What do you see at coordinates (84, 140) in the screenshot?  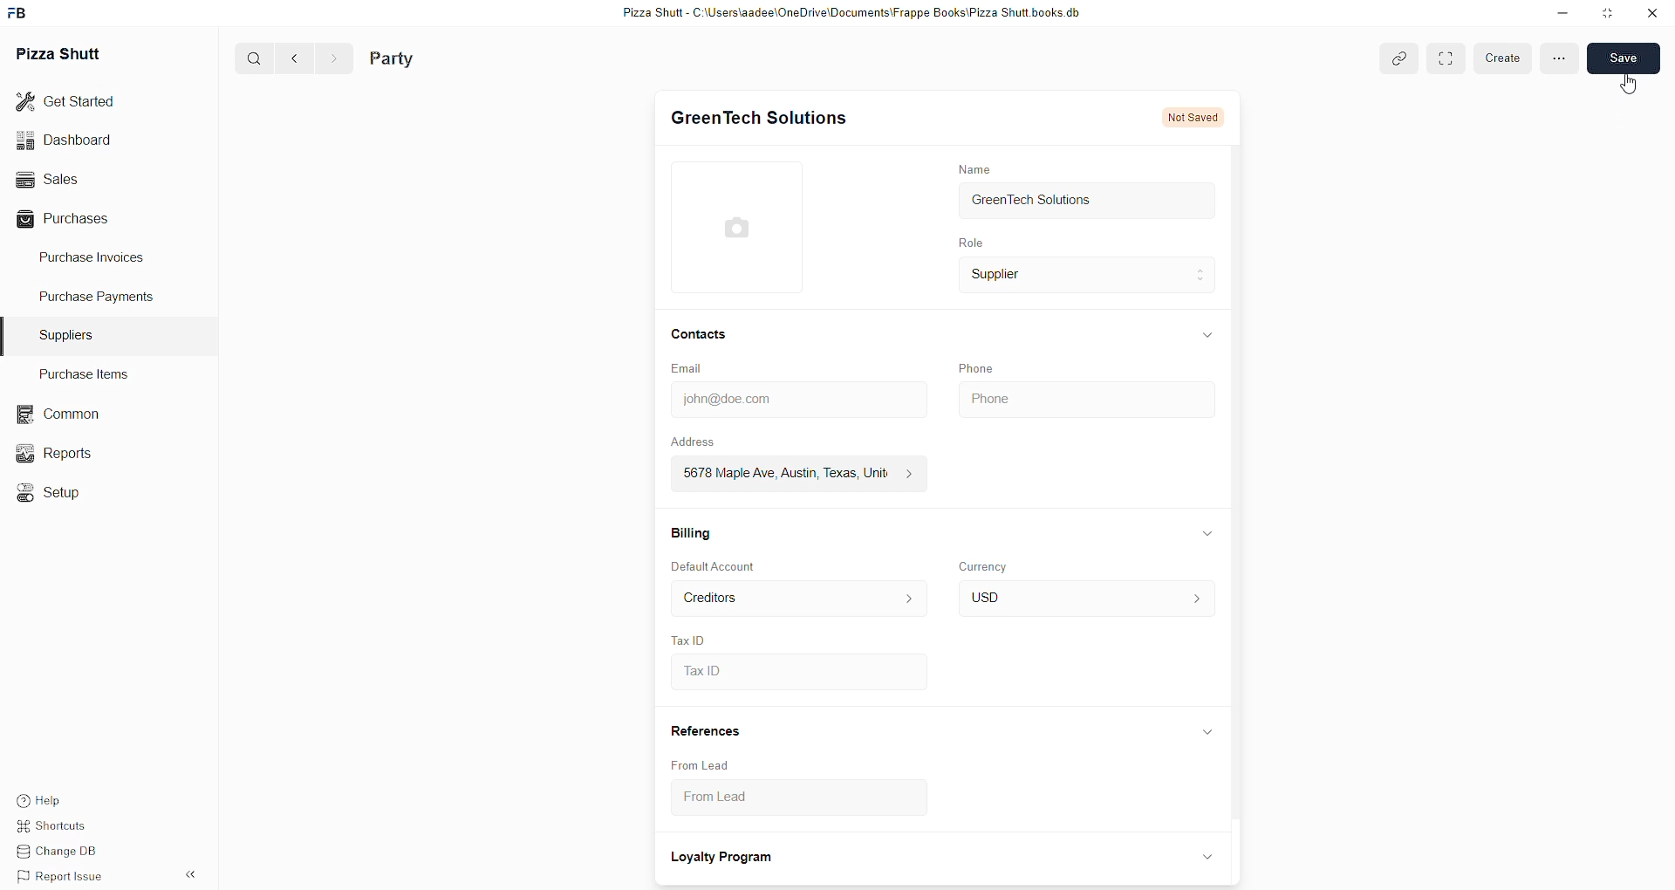 I see `Dashboard` at bounding box center [84, 140].